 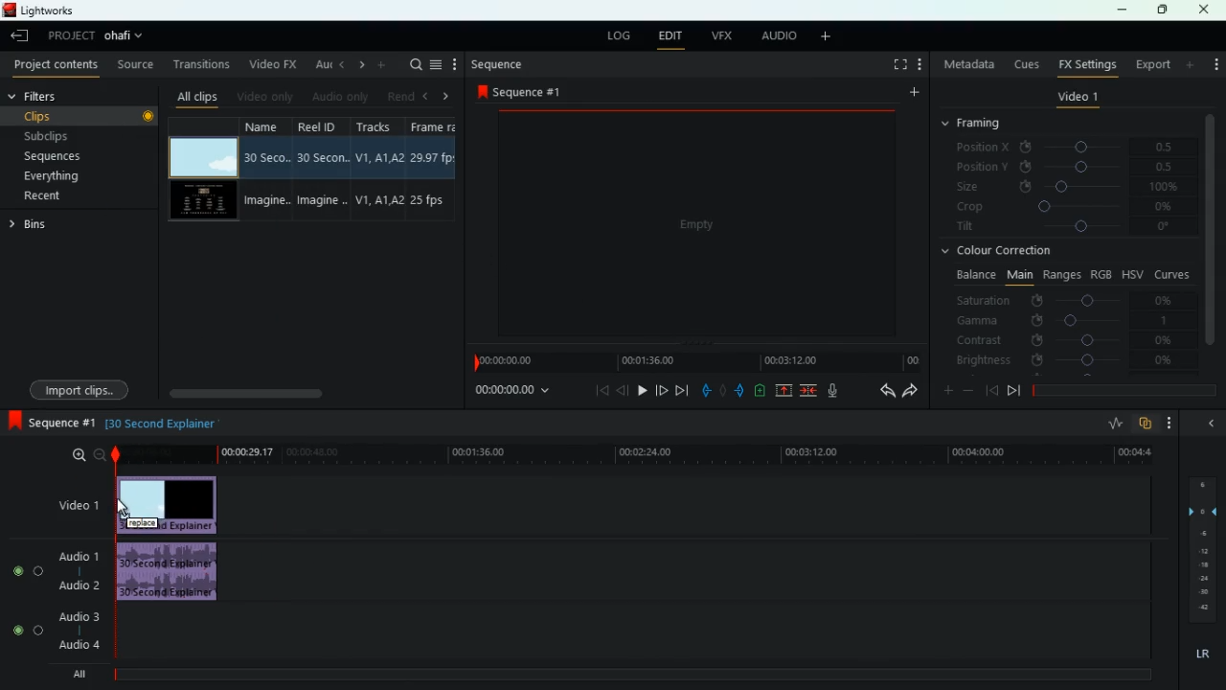 What do you see at coordinates (1069, 300) in the screenshot?
I see `saturation` at bounding box center [1069, 300].